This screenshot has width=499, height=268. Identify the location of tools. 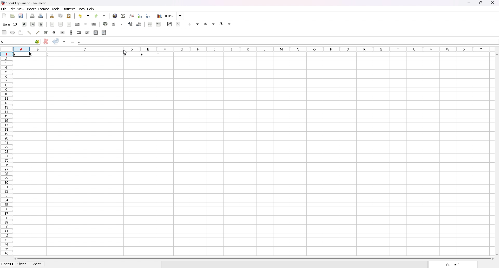
(56, 9).